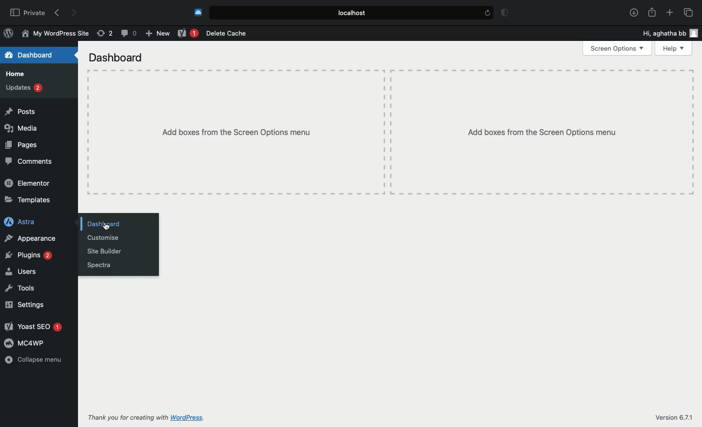 The height and width of the screenshot is (427, 702). Describe the element at coordinates (652, 13) in the screenshot. I see `Share` at that location.